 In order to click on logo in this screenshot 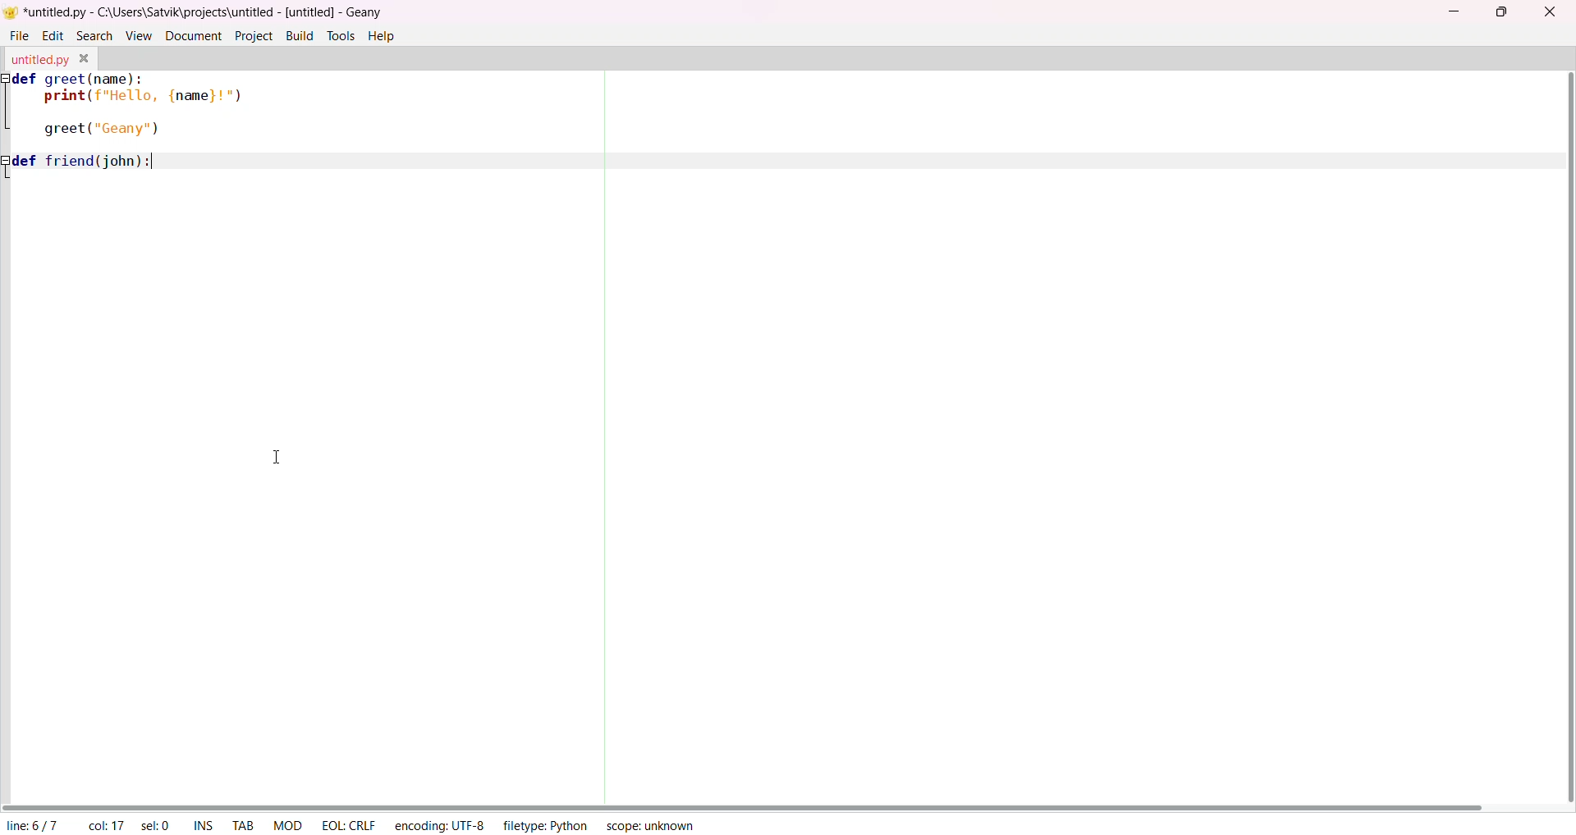, I will do `click(13, 16)`.